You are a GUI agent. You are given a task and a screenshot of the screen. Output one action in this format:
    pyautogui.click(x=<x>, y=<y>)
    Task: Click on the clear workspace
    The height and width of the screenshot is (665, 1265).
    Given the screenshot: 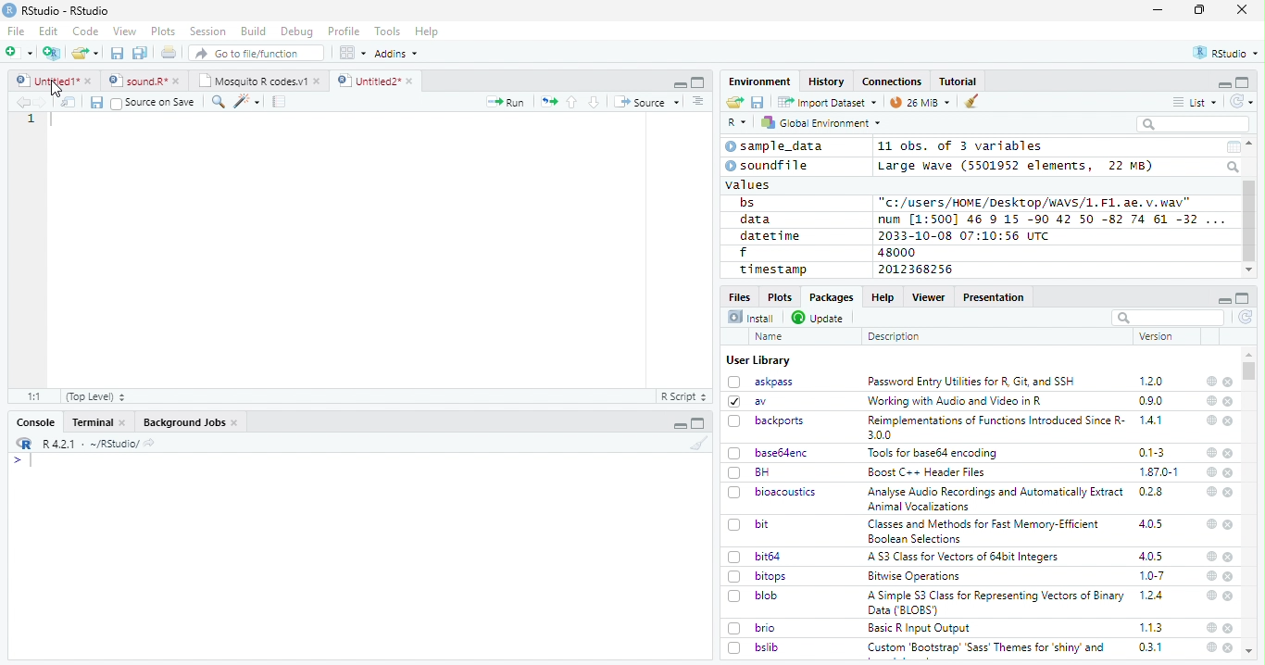 What is the action you would take?
    pyautogui.click(x=972, y=102)
    